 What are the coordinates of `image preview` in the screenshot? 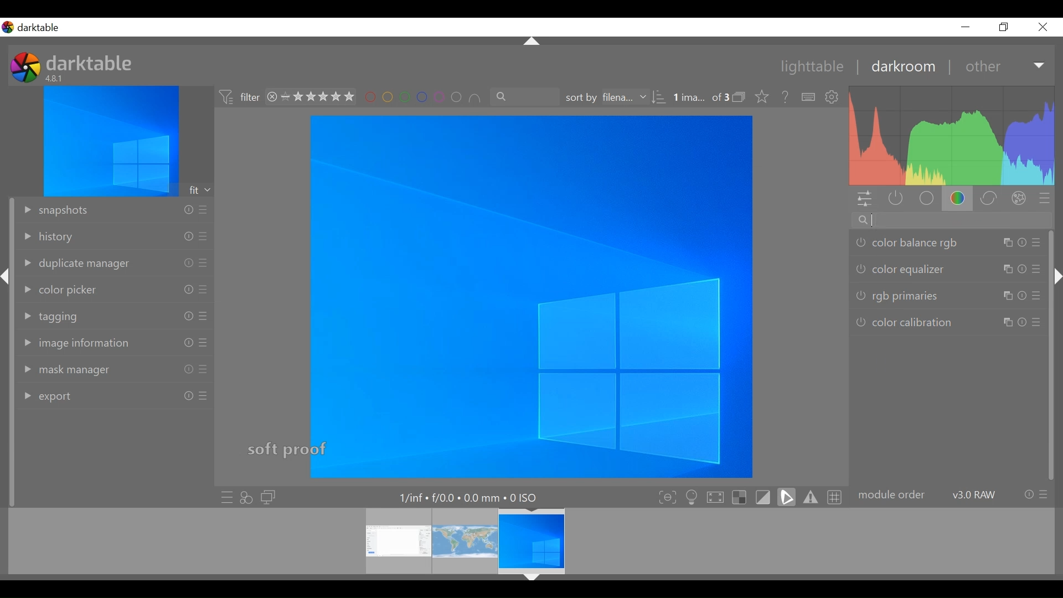 It's located at (111, 141).